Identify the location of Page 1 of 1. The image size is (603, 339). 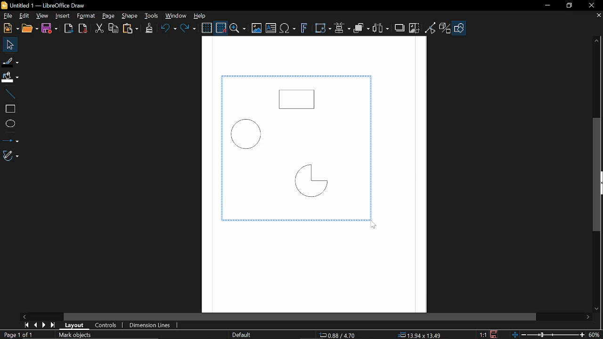
(18, 335).